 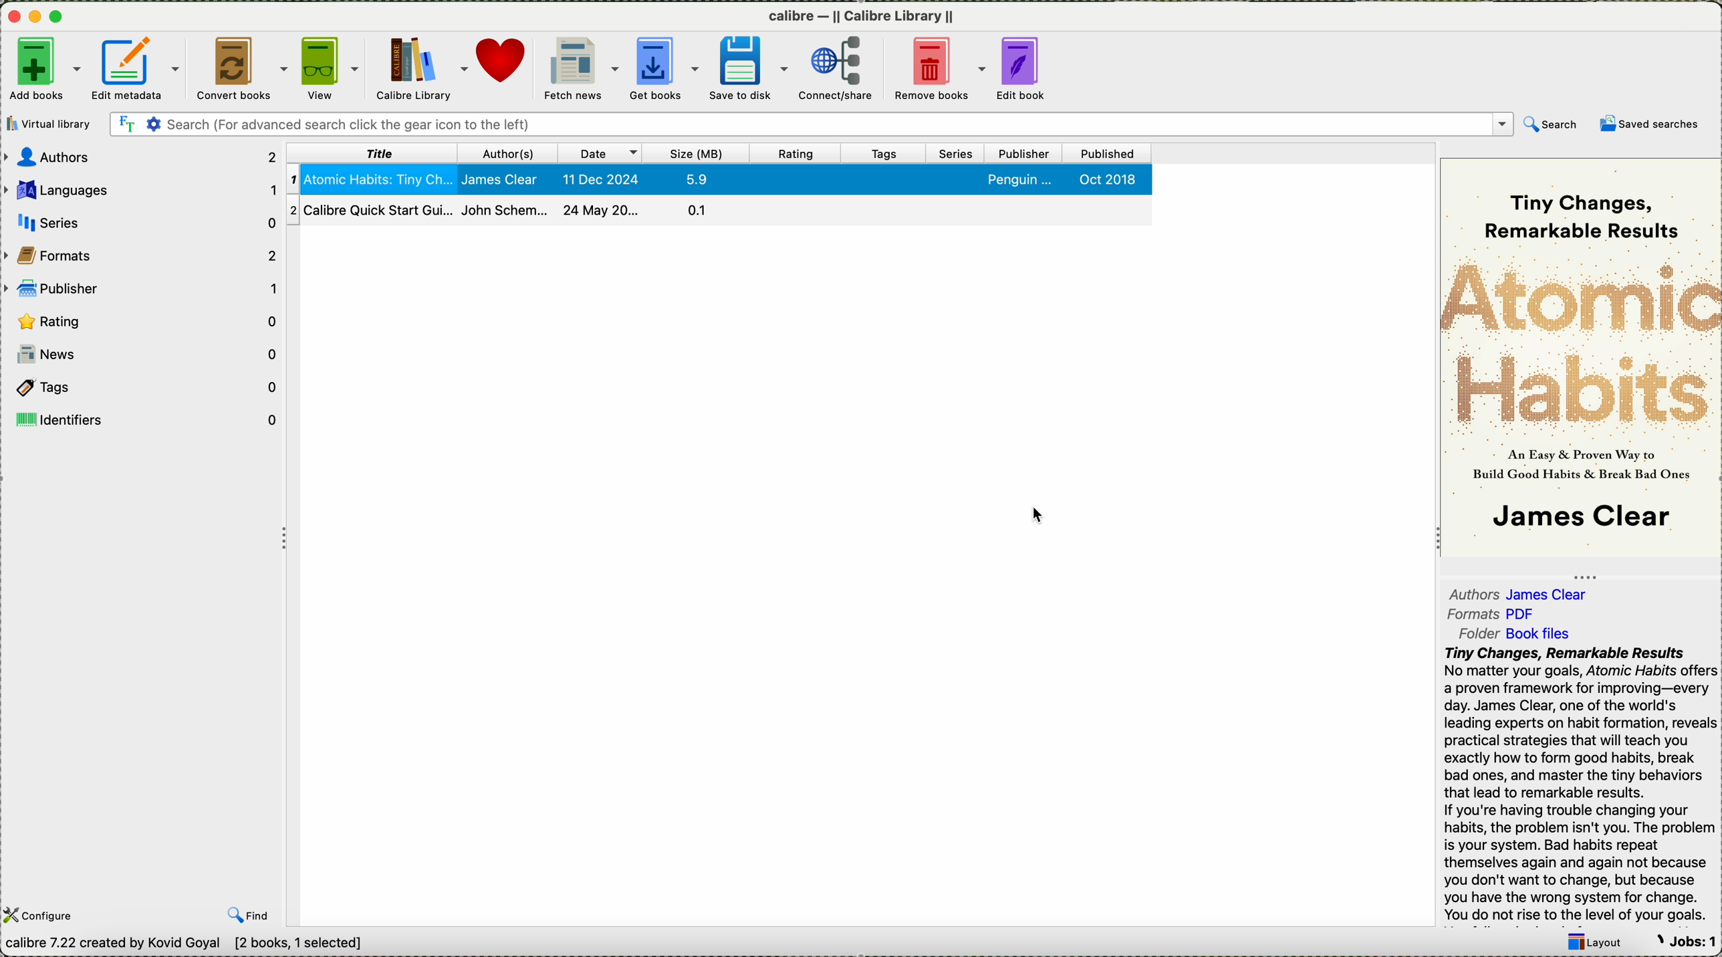 I want to click on convert books, so click(x=244, y=69).